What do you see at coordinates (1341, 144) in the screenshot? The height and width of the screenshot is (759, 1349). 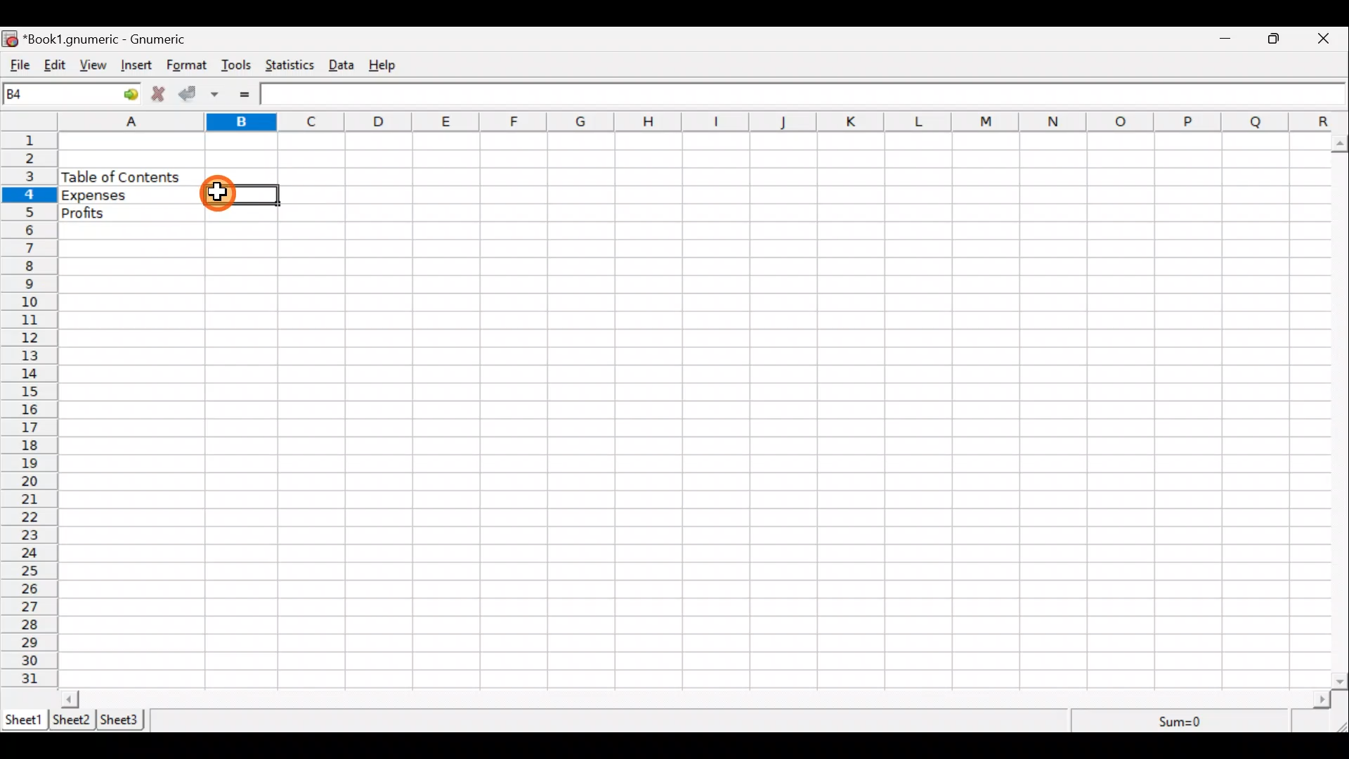 I see `scroll up` at bounding box center [1341, 144].